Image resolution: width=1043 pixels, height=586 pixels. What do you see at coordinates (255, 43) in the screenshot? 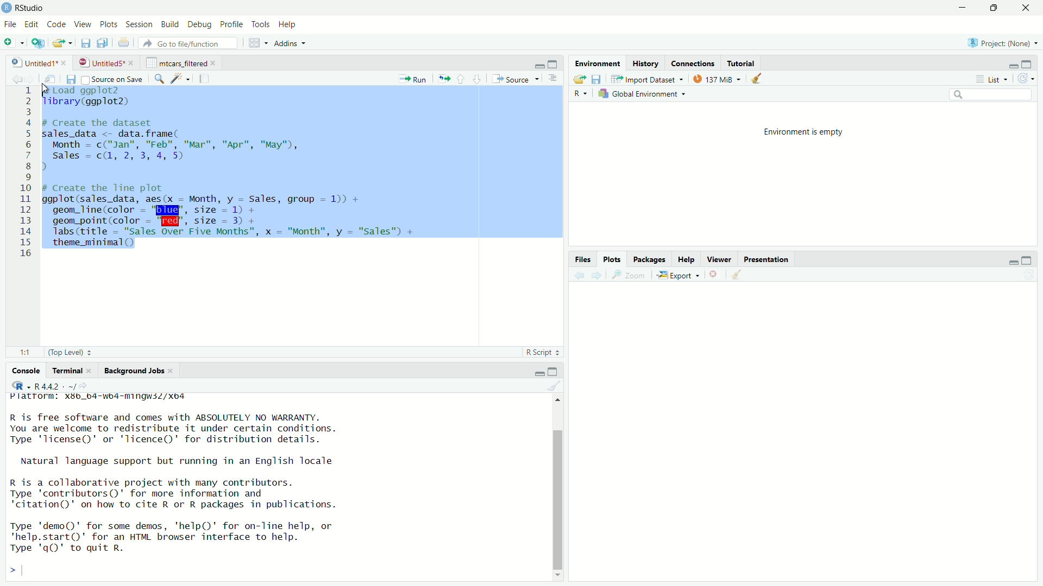
I see `workspace panes` at bounding box center [255, 43].